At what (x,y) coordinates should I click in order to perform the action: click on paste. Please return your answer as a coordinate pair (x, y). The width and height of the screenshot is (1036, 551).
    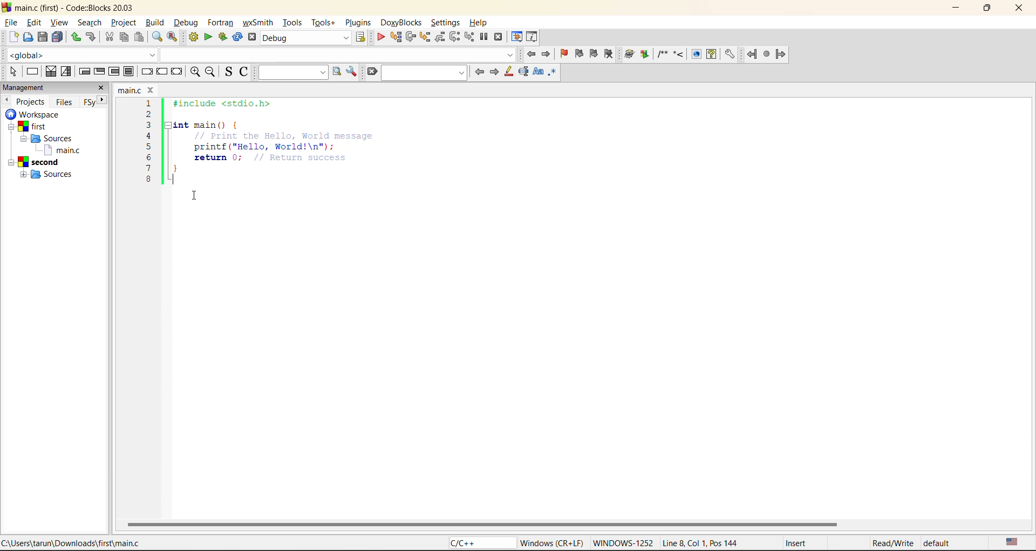
    Looking at the image, I should click on (140, 39).